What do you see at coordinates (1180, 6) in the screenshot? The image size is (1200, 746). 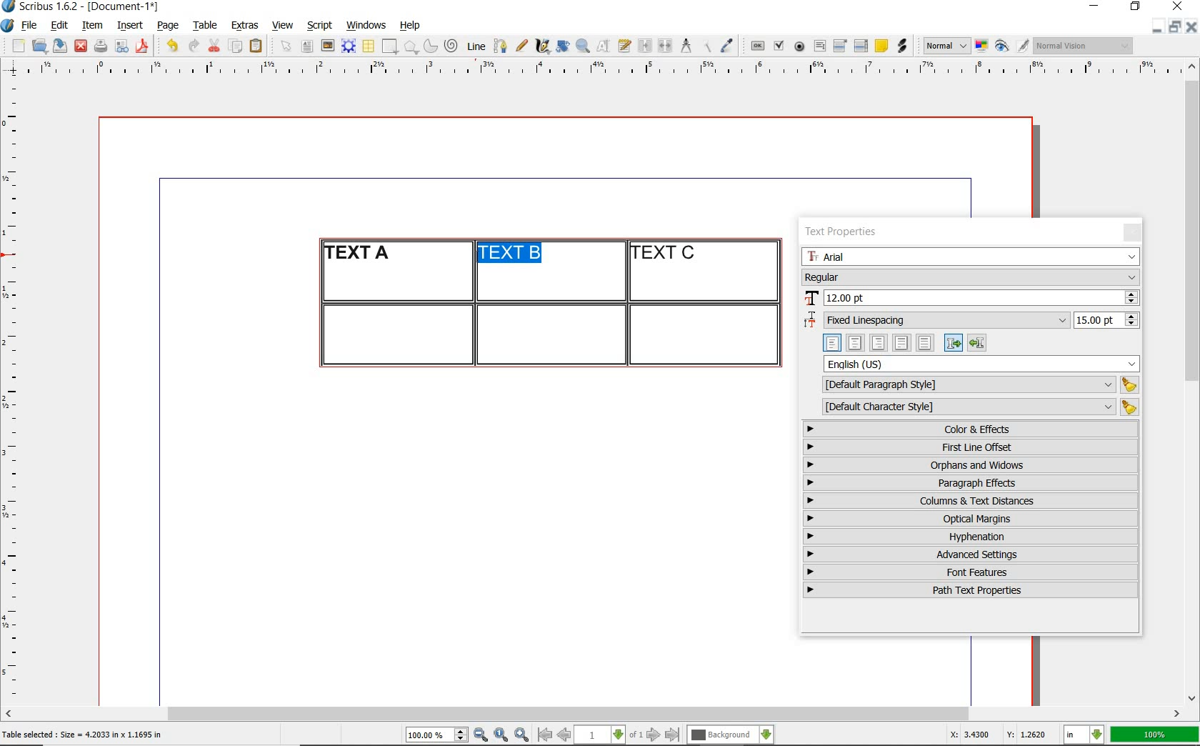 I see `close` at bounding box center [1180, 6].